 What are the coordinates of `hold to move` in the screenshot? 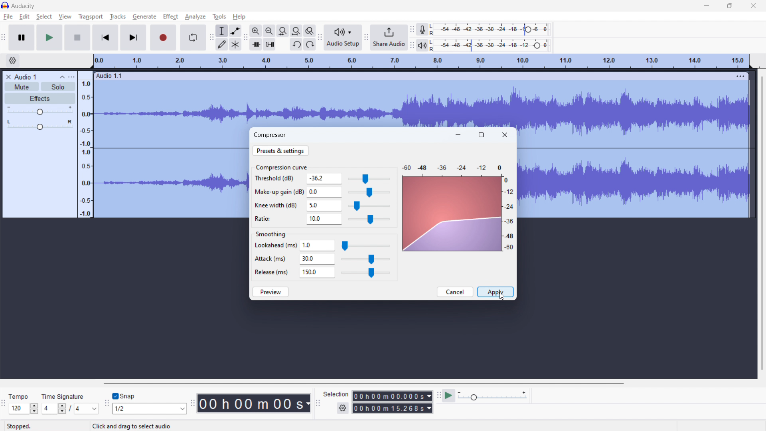 It's located at (415, 75).